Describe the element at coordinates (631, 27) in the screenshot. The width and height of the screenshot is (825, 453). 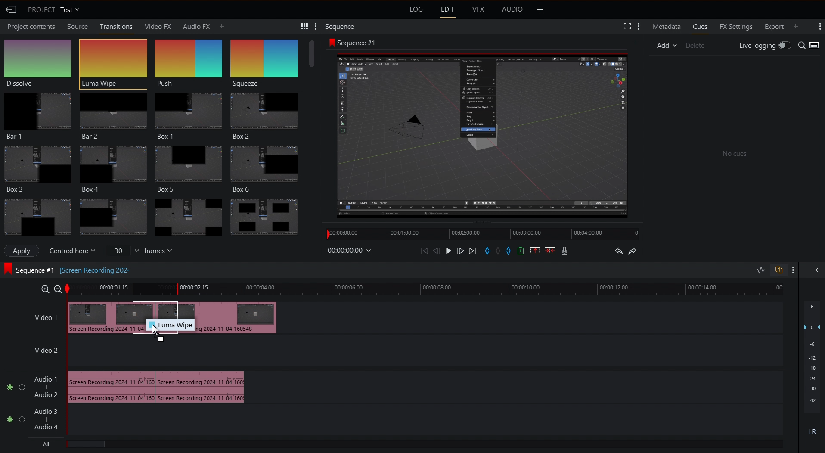
I see `Settings` at that location.